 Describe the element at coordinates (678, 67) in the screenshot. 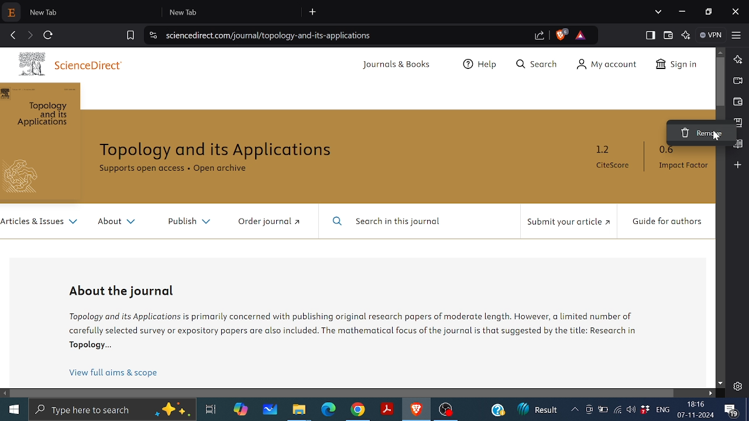

I see `Sign In` at that location.